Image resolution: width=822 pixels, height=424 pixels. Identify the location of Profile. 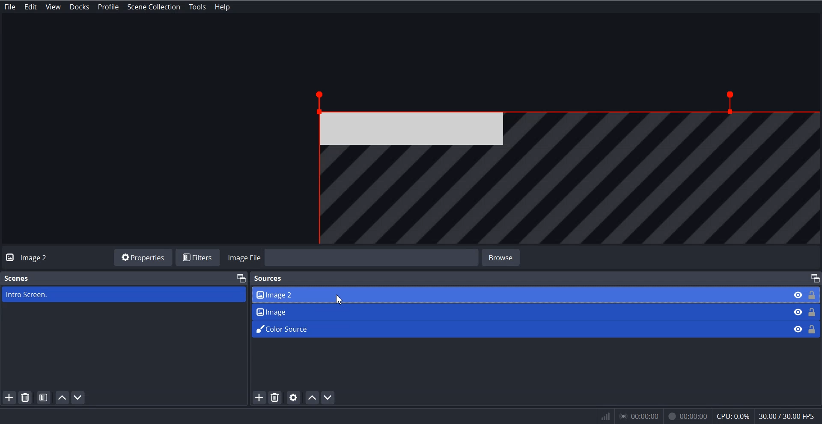
(108, 7).